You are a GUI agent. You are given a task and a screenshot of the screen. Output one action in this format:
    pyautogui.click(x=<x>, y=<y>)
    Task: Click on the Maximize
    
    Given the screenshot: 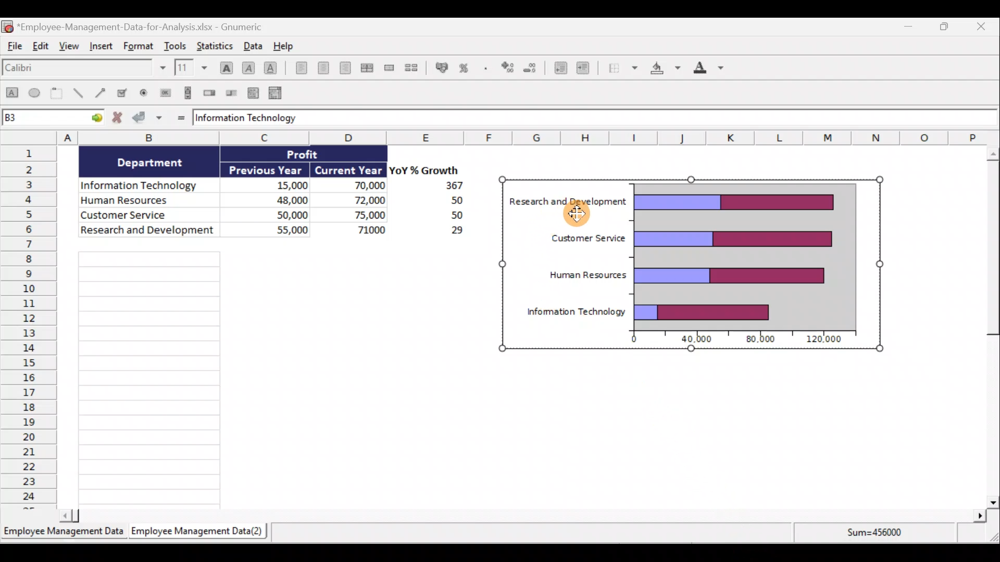 What is the action you would take?
    pyautogui.click(x=949, y=28)
    